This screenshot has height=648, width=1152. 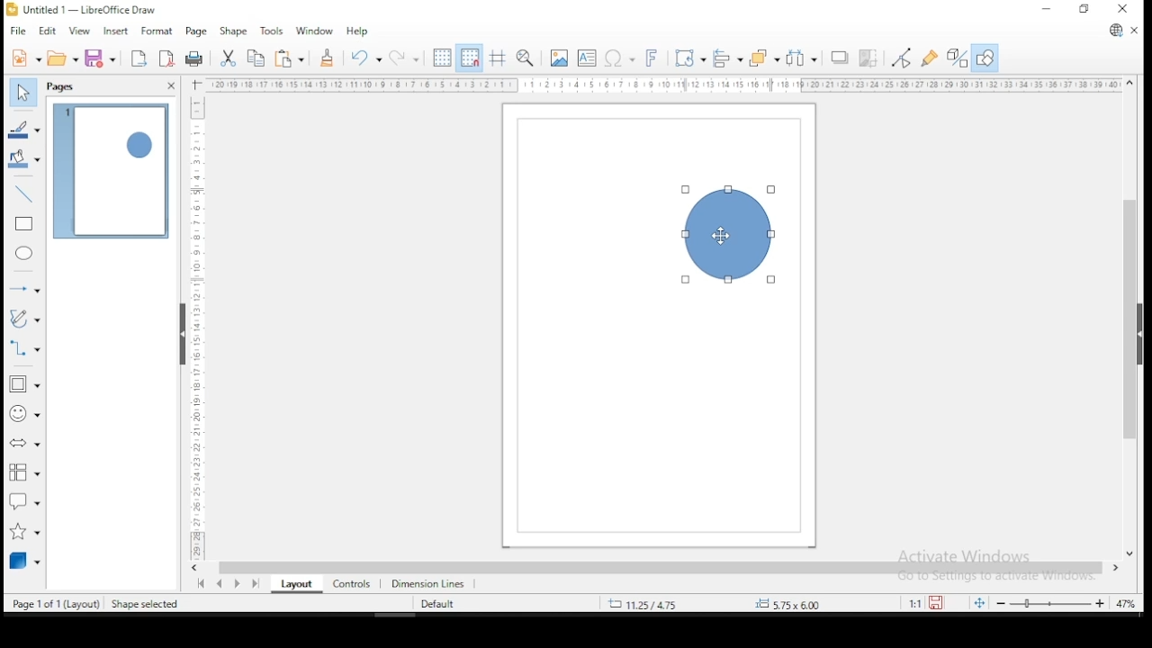 I want to click on last page, so click(x=258, y=582).